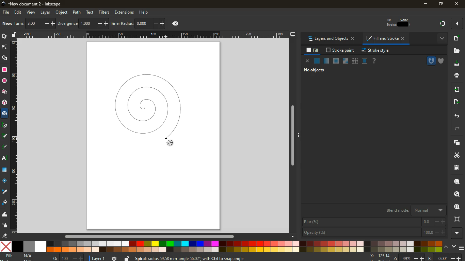 This screenshot has width=465, height=261. What do you see at coordinates (5, 70) in the screenshot?
I see `square` at bounding box center [5, 70].